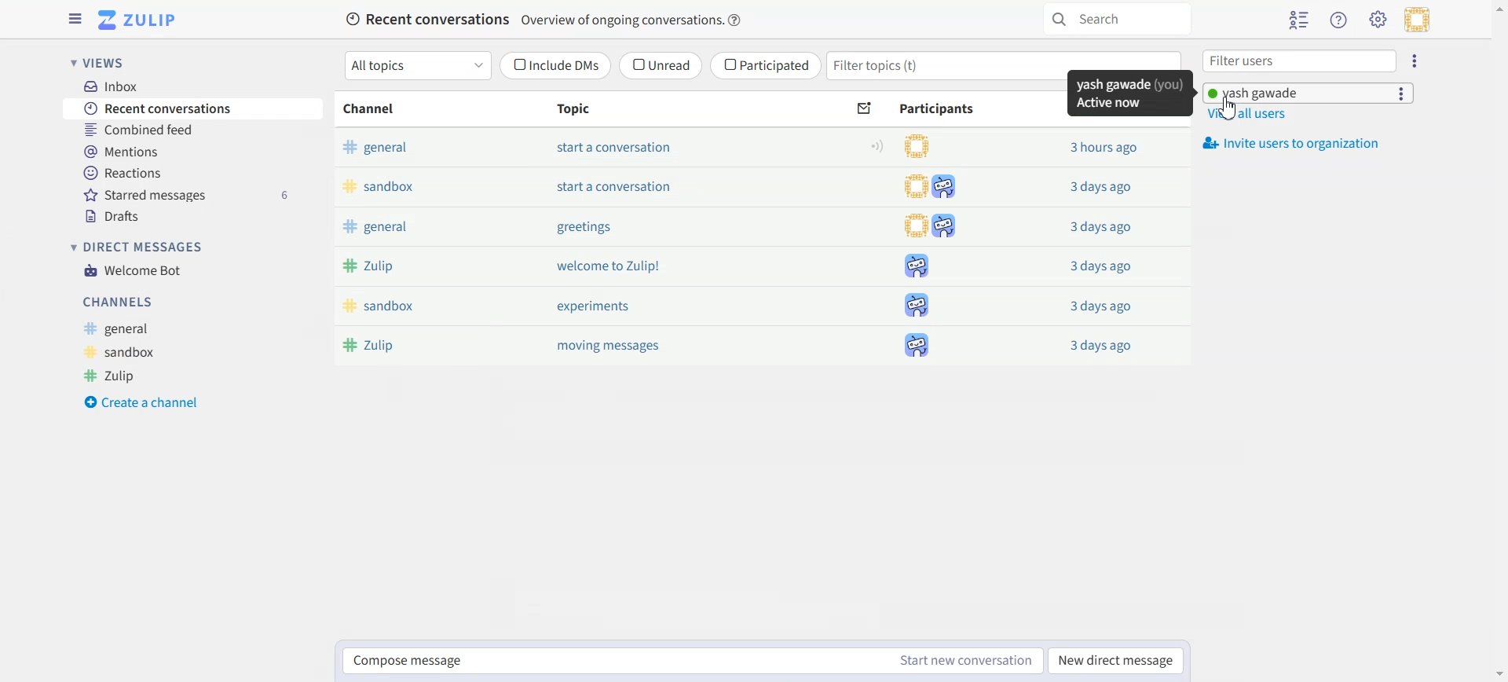  What do you see at coordinates (917, 307) in the screenshot?
I see `participants` at bounding box center [917, 307].